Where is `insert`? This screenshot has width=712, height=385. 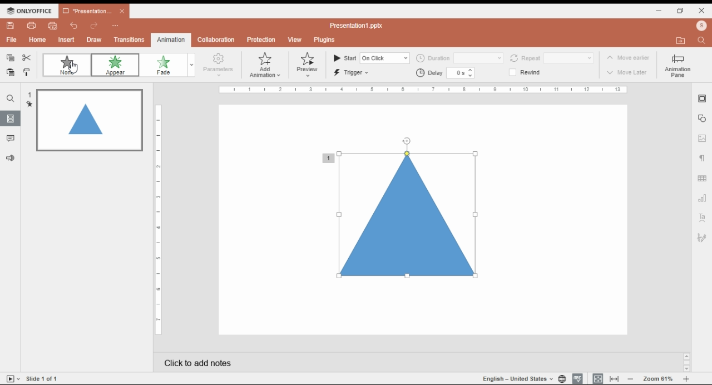
insert is located at coordinates (67, 40).